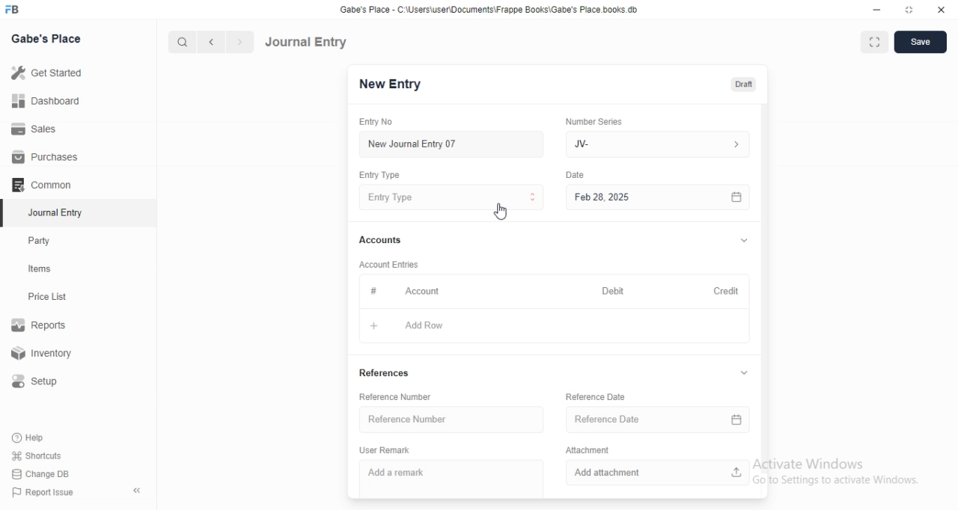 The width and height of the screenshot is (958, 510). What do you see at coordinates (654, 420) in the screenshot?
I see `Reference Date ` at bounding box center [654, 420].